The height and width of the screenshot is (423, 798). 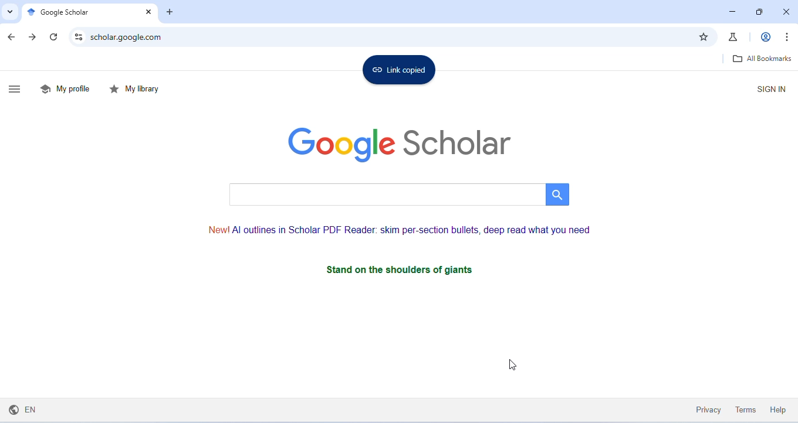 What do you see at coordinates (784, 12) in the screenshot?
I see `close` at bounding box center [784, 12].